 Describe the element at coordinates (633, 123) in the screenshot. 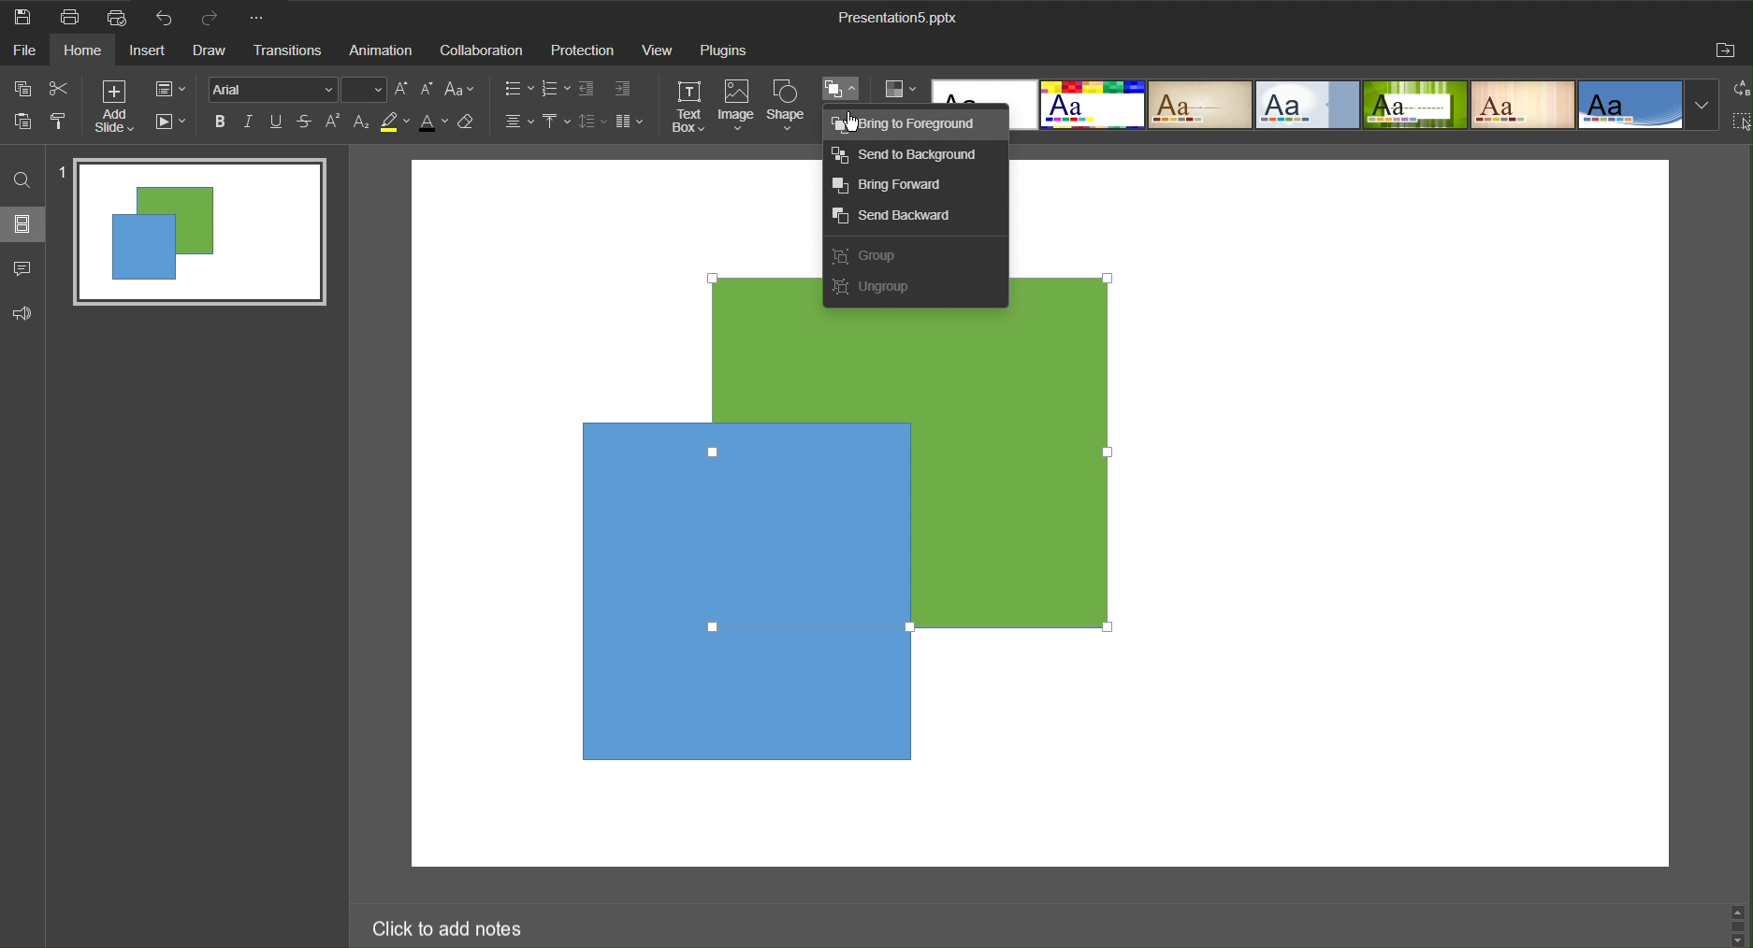

I see `Column` at that location.